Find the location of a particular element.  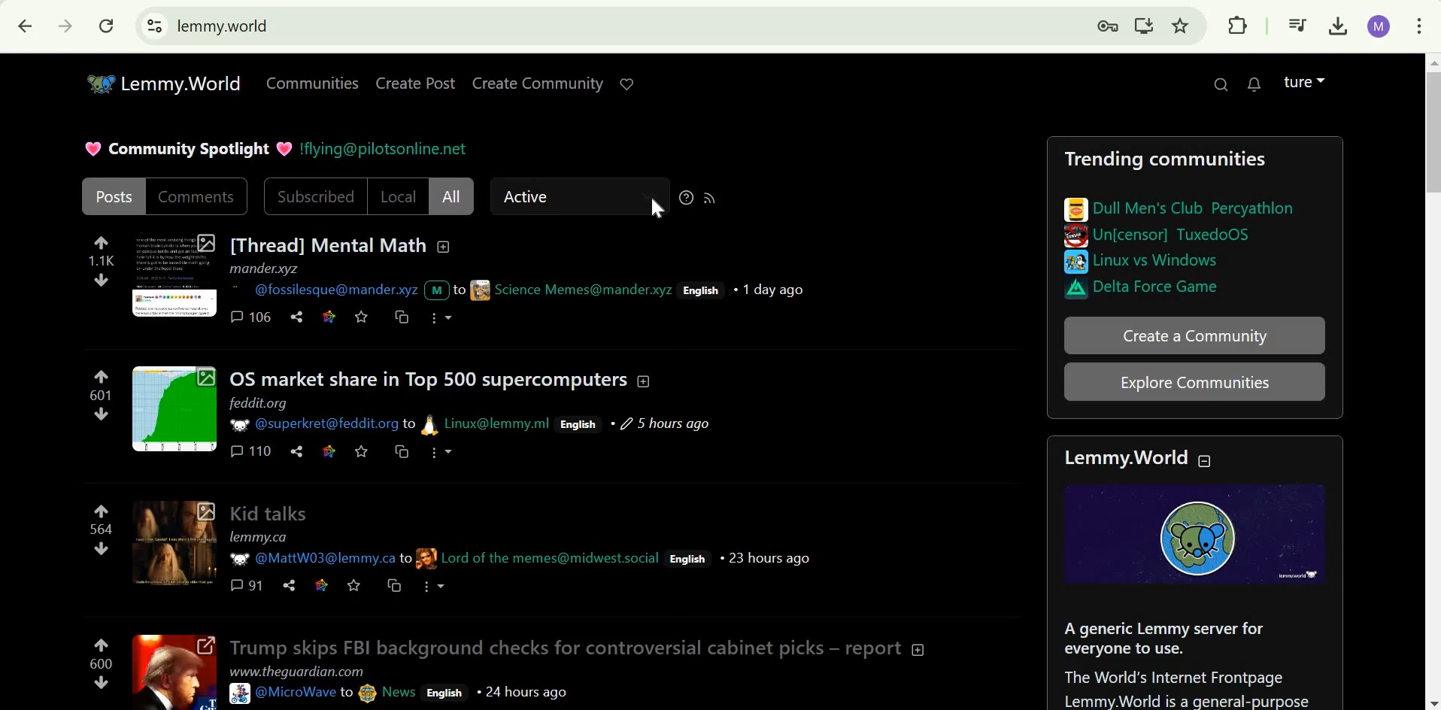

Click to go forwards, hold to see history is located at coordinates (63, 26).